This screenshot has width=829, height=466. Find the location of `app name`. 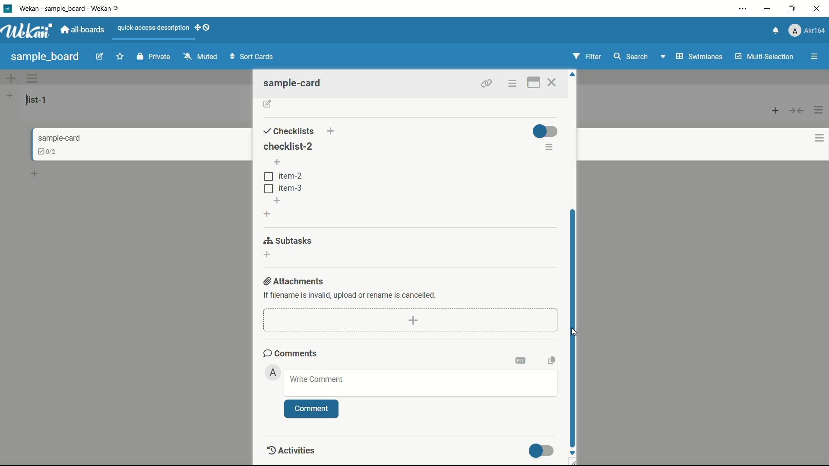

app name is located at coordinates (75, 8).